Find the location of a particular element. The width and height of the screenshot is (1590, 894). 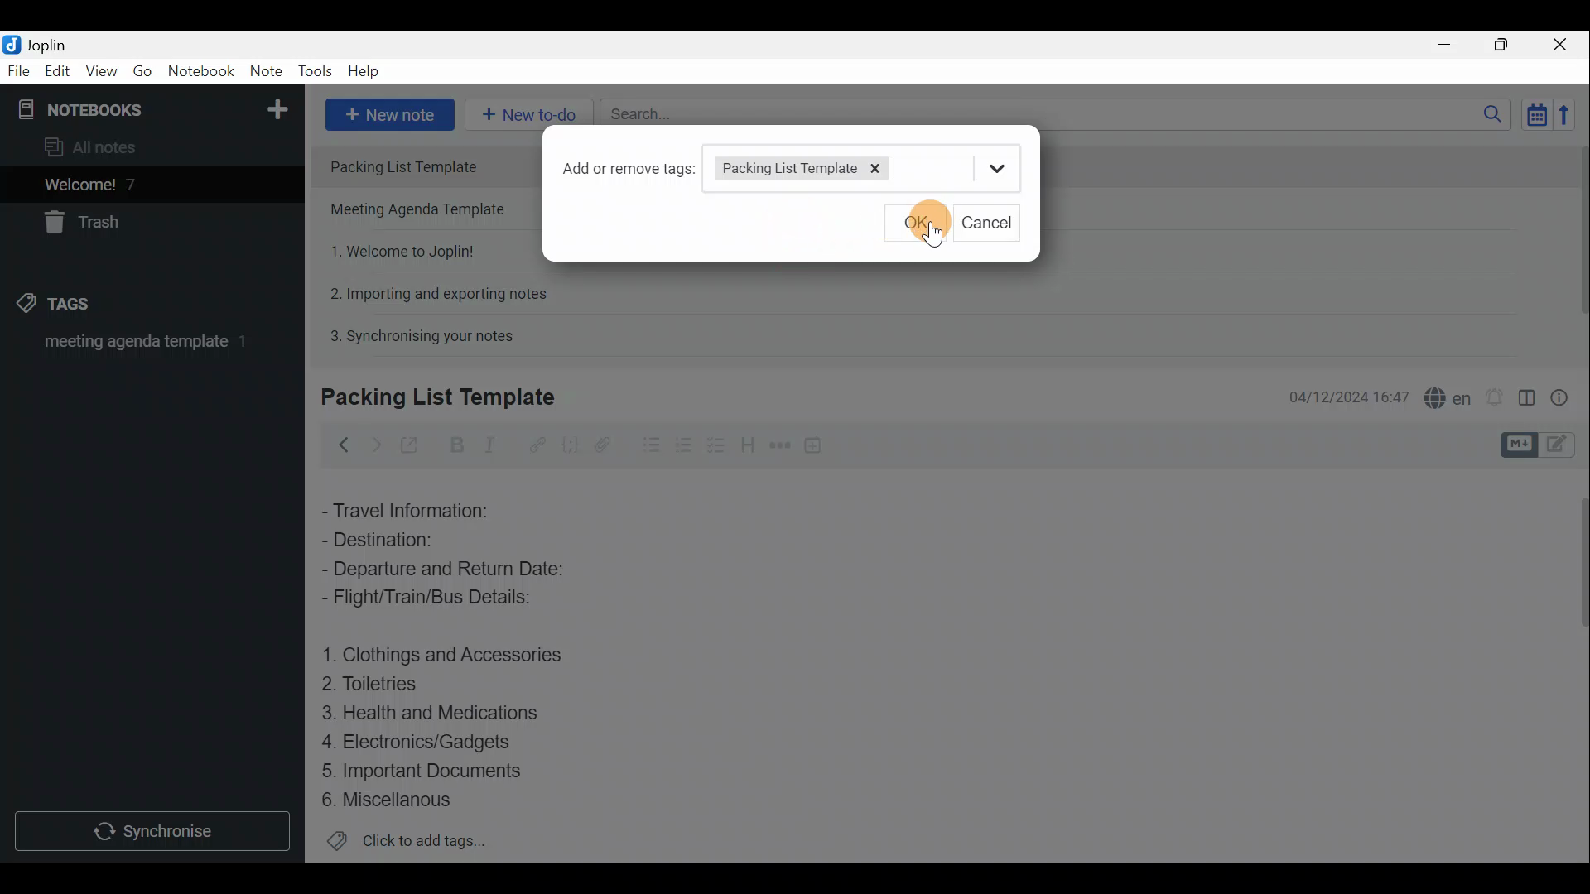

Set alarm is located at coordinates (1494, 393).